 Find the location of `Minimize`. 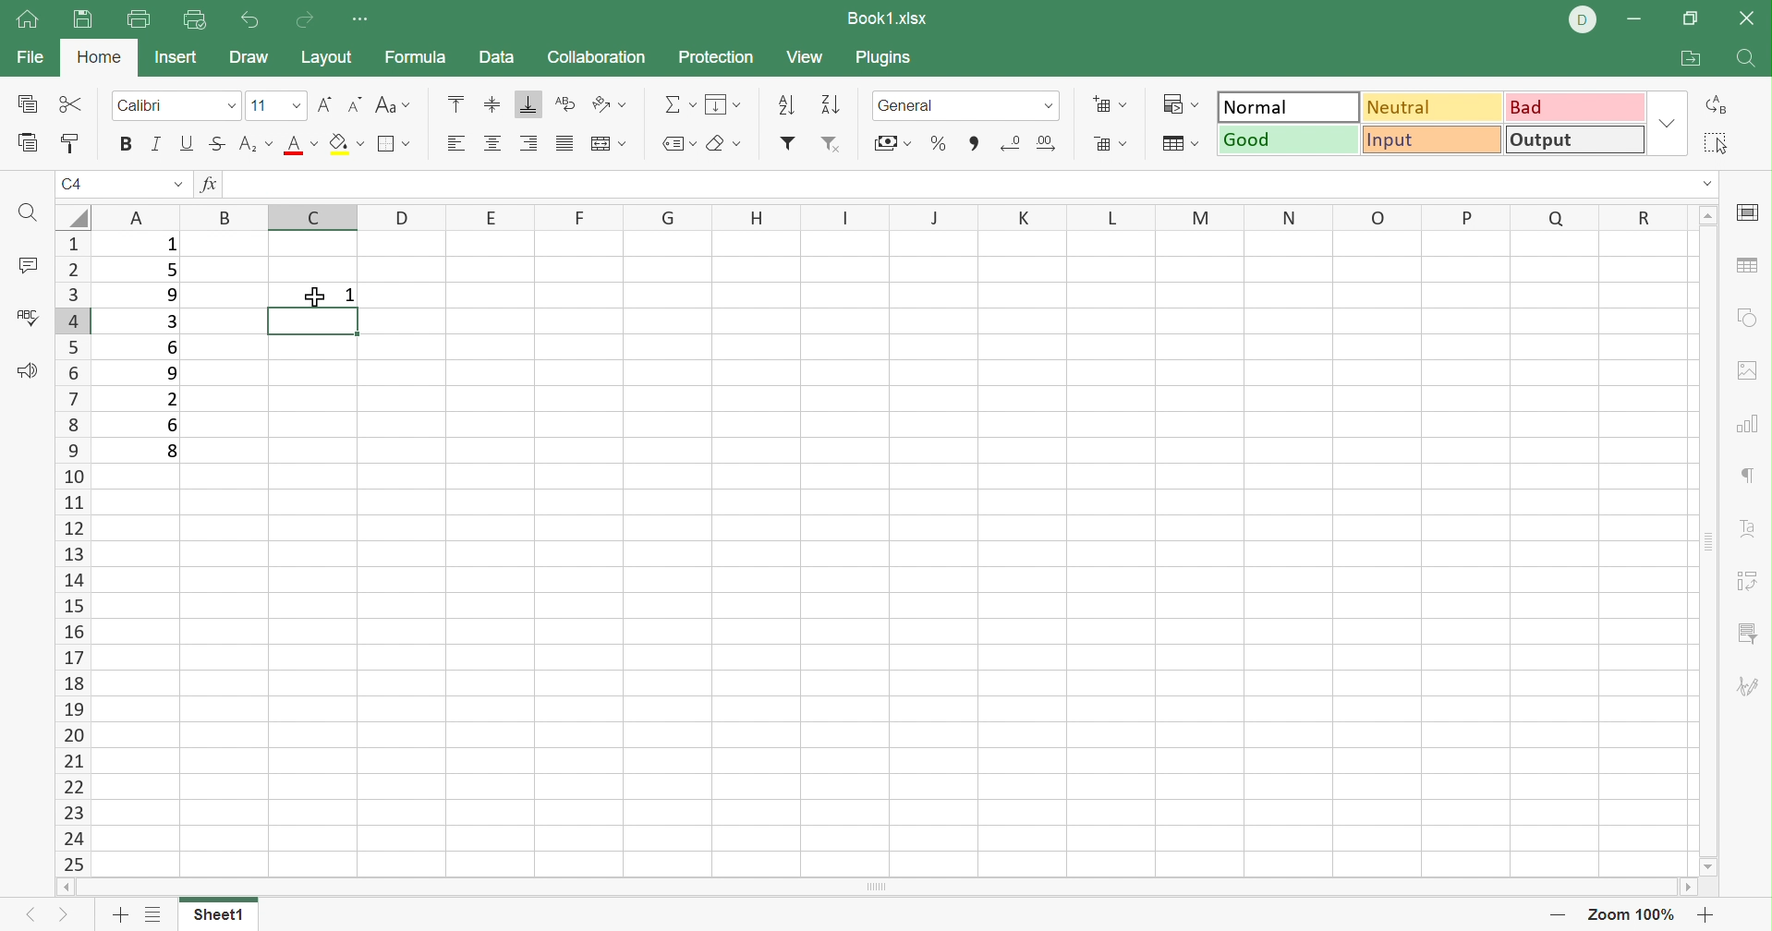

Minimize is located at coordinates (1637, 20).